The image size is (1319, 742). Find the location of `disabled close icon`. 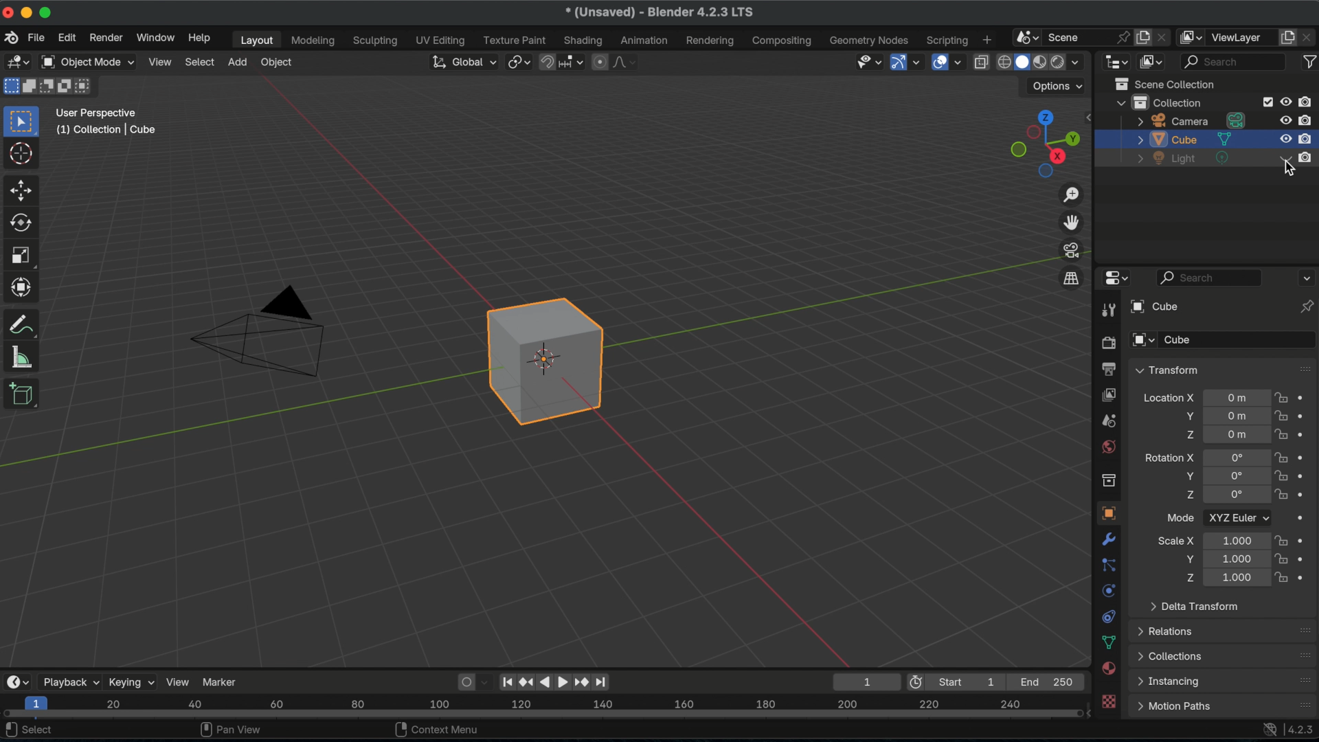

disabled close icon is located at coordinates (9, 13).